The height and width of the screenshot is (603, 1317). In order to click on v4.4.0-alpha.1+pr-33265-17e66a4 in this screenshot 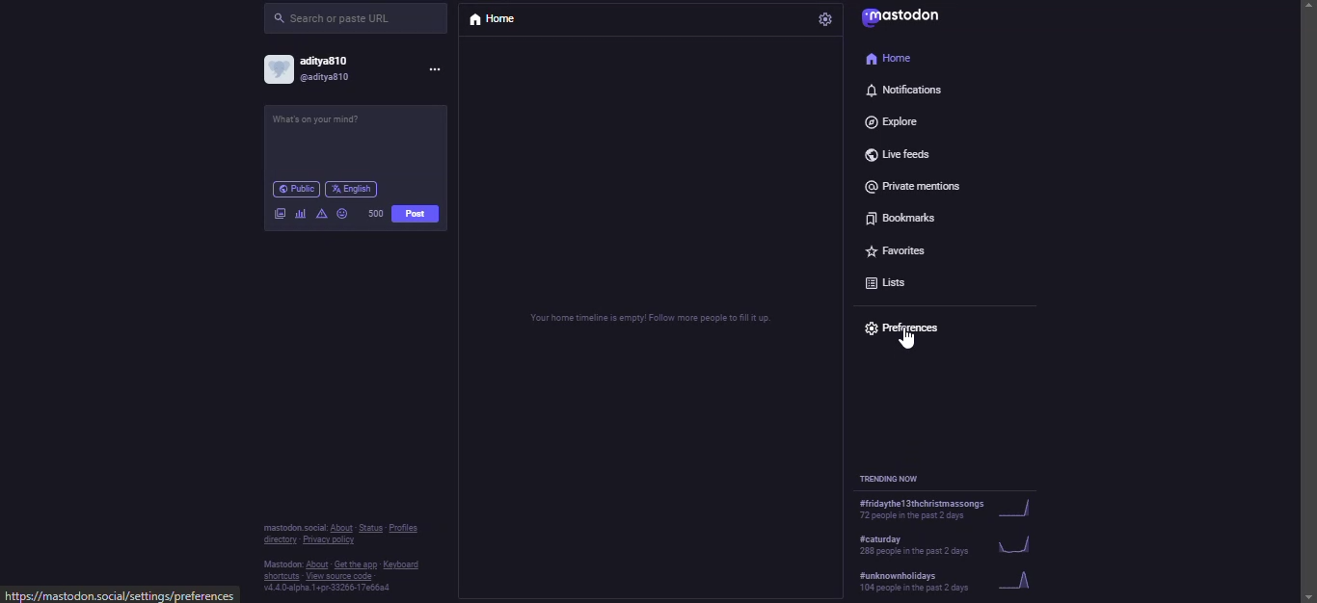, I will do `click(319, 590)`.